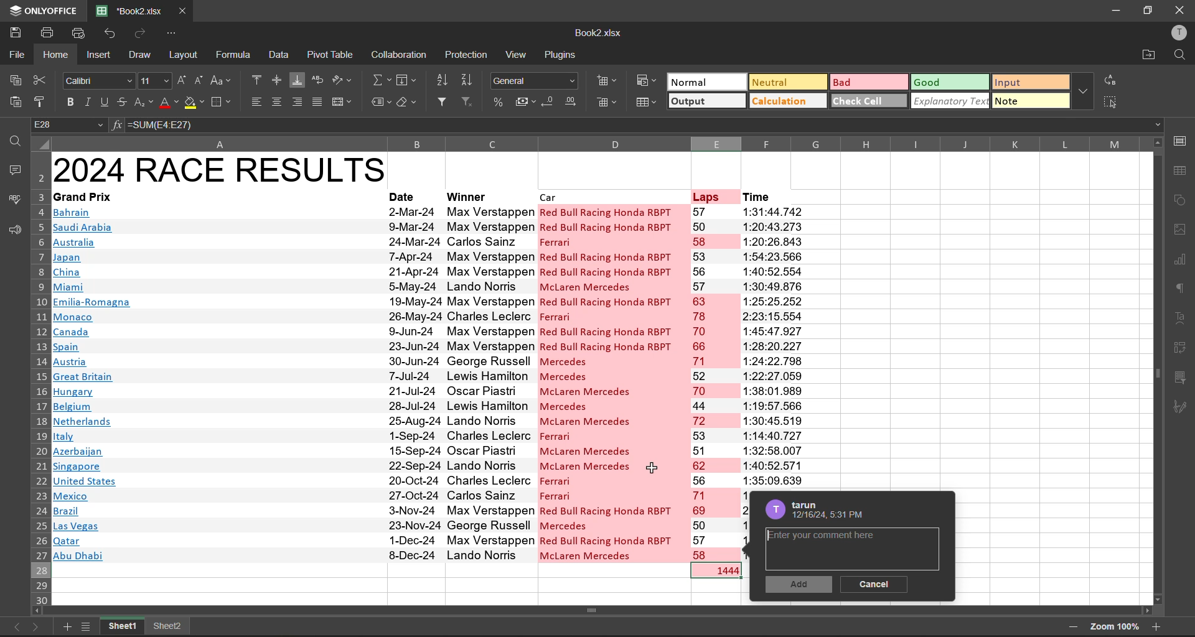 Image resolution: width=1195 pixels, height=637 pixels. Describe the element at coordinates (489, 382) in the screenshot. I see `winners` at that location.